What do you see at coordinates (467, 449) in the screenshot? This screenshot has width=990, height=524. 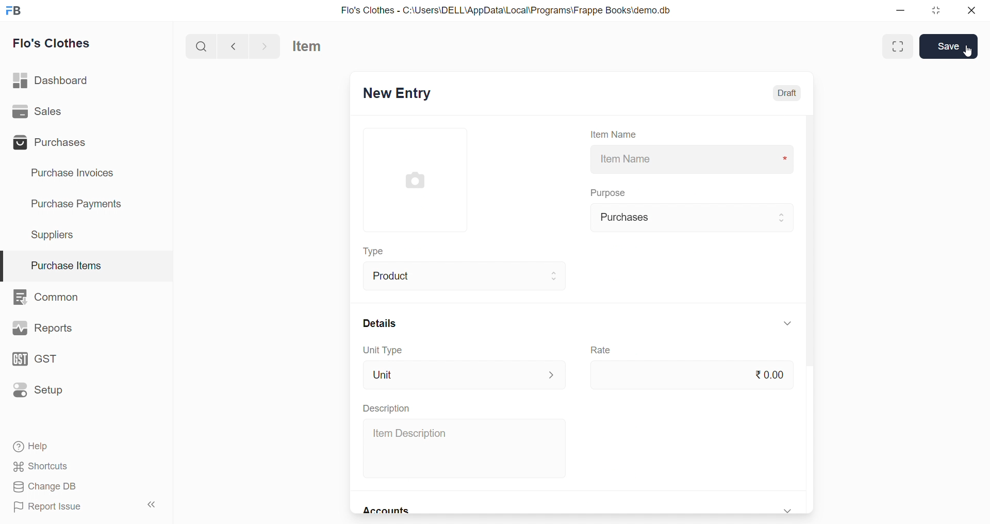 I see `Item Description` at bounding box center [467, 449].